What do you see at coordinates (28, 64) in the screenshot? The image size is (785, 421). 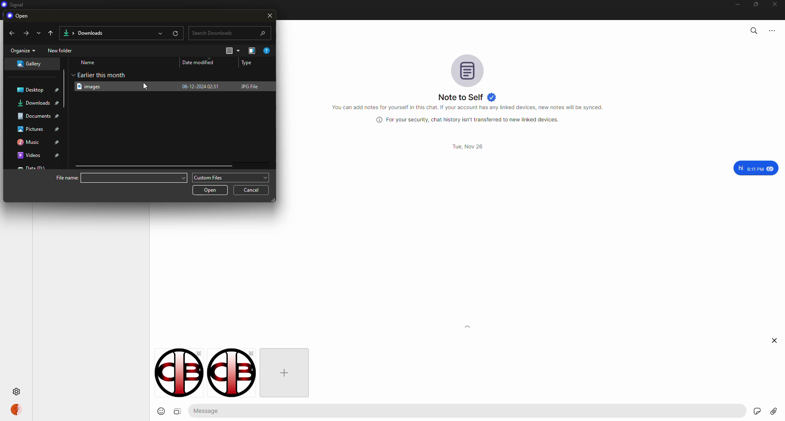 I see `location` at bounding box center [28, 64].